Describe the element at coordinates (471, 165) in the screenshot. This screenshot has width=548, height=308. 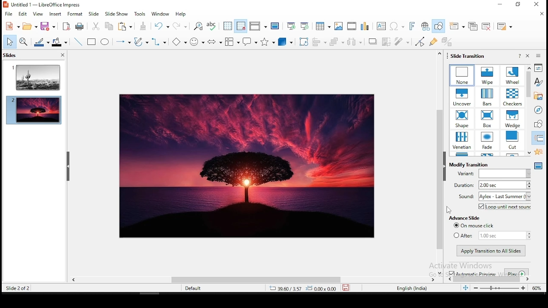
I see `modify transition` at that location.